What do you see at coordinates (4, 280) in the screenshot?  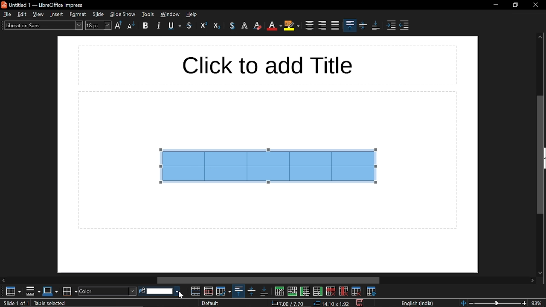 I see `Move left` at bounding box center [4, 280].